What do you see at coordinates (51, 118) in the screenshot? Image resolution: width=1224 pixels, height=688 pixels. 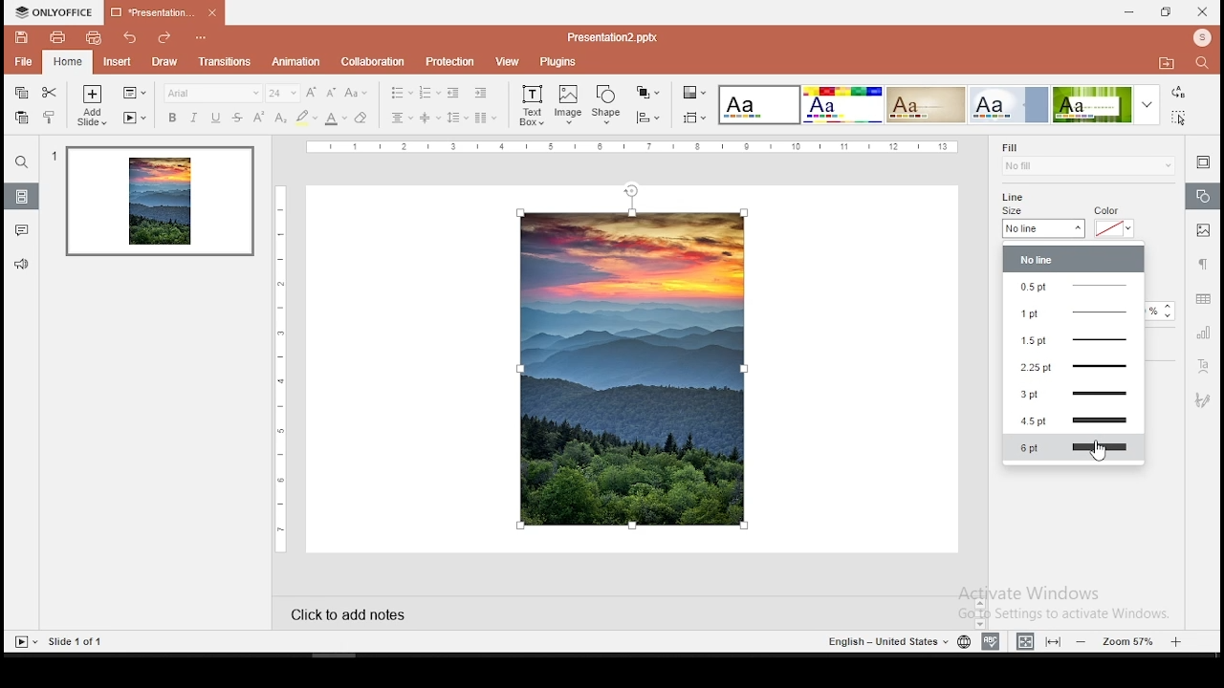 I see `clone formatting` at bounding box center [51, 118].